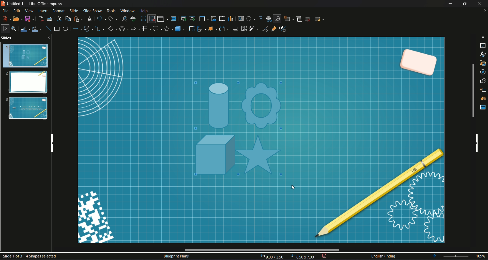 This screenshot has height=260, width=488. I want to click on 3D objects, so click(180, 28).